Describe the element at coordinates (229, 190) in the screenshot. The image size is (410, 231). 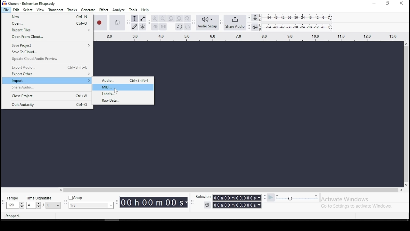
I see `scroll bar` at that location.